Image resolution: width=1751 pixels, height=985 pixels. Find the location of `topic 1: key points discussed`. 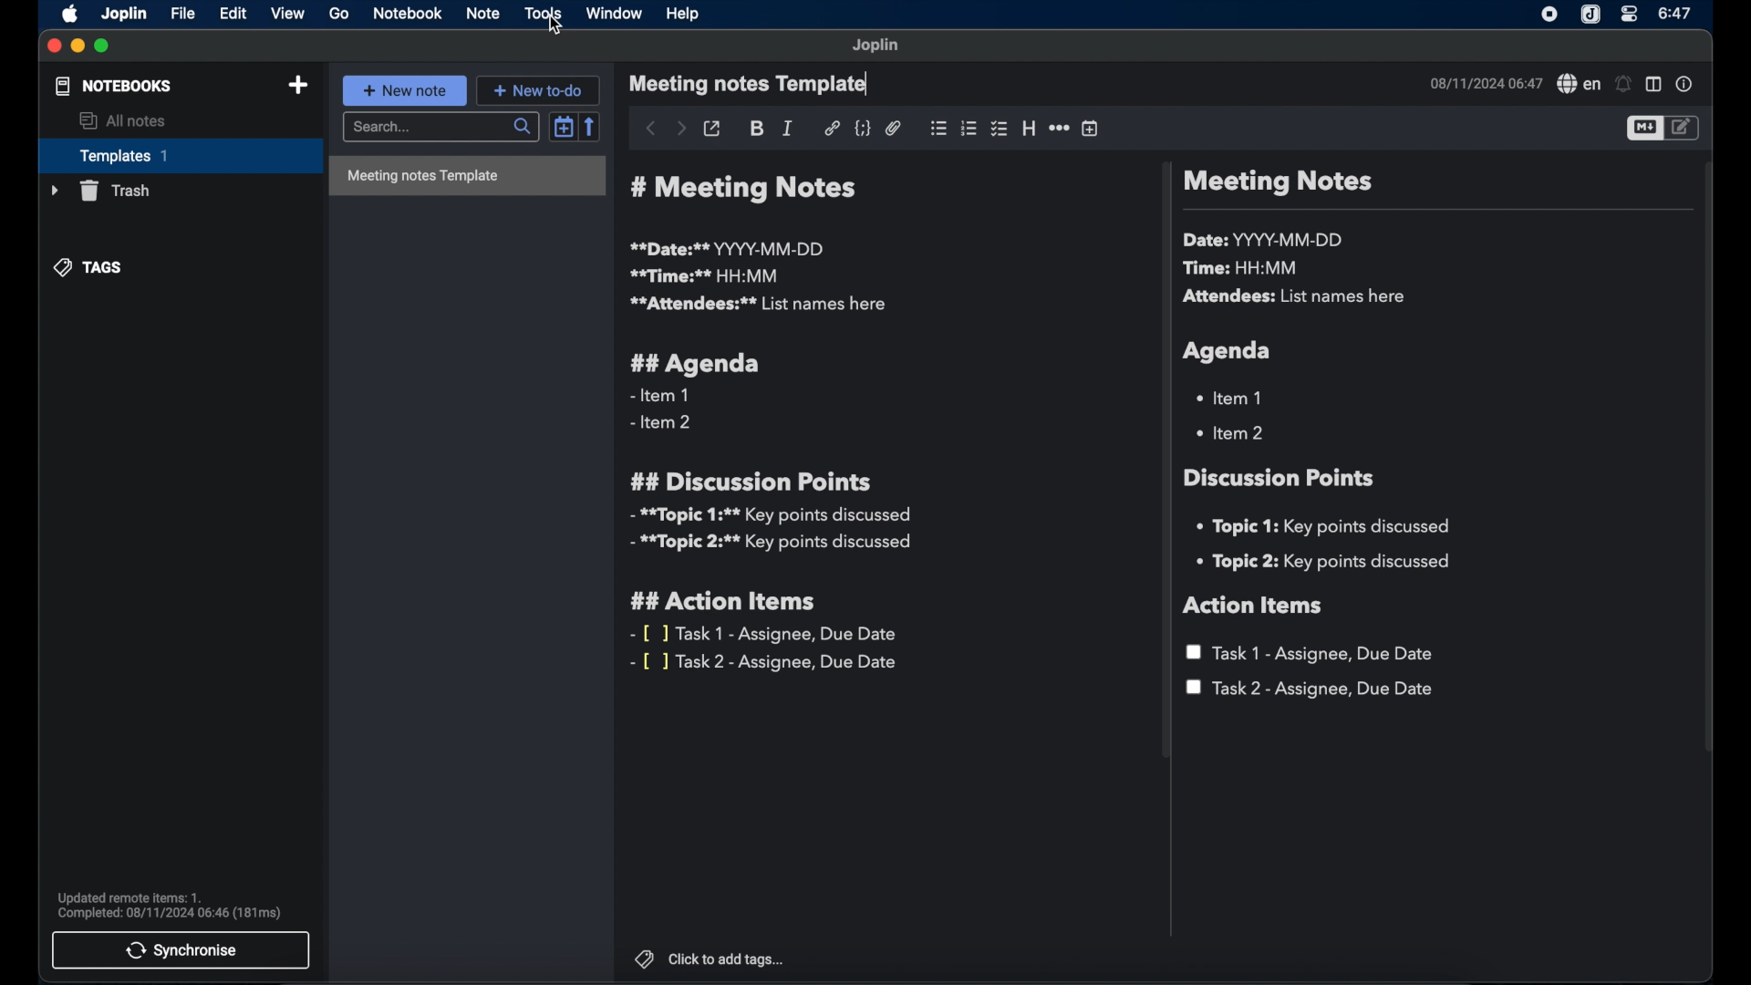

topic 1: key points discussed is located at coordinates (1330, 526).